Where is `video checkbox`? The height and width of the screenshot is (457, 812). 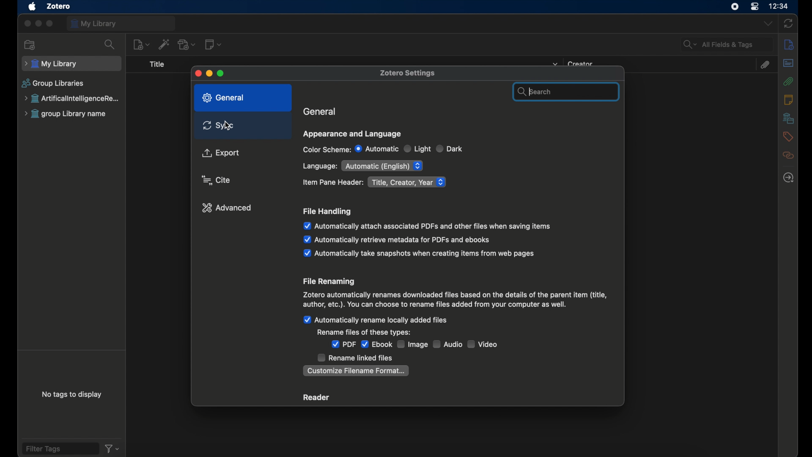
video checkbox is located at coordinates (483, 344).